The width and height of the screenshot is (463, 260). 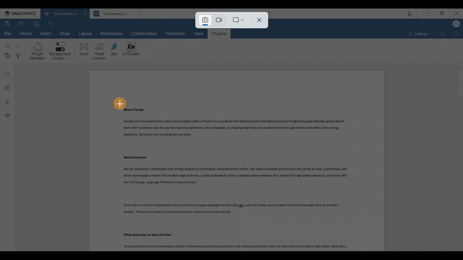 I want to click on Protection, so click(x=178, y=34).